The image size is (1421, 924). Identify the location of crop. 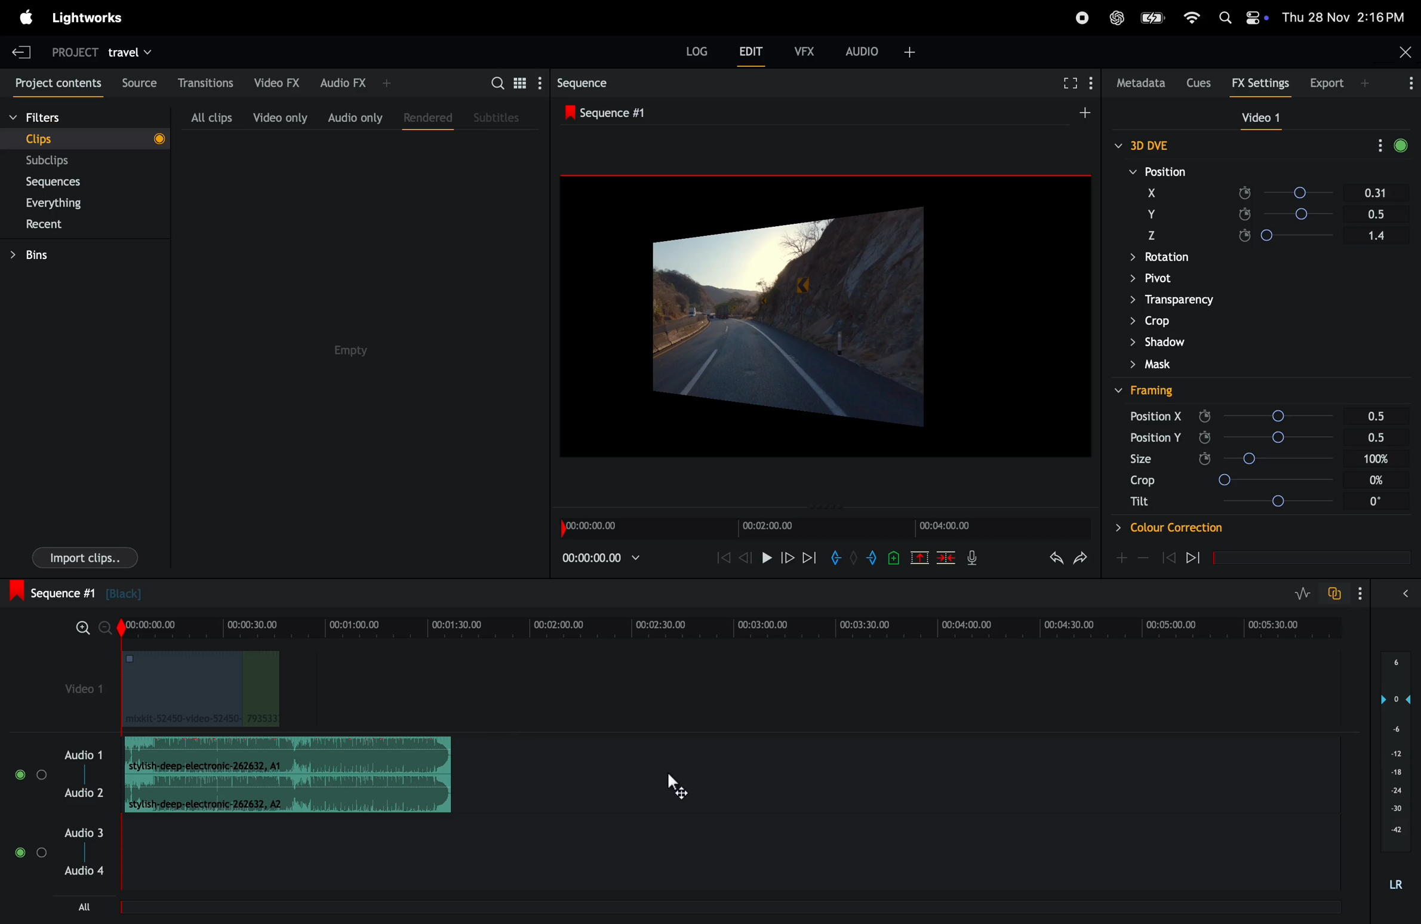
(1153, 235).